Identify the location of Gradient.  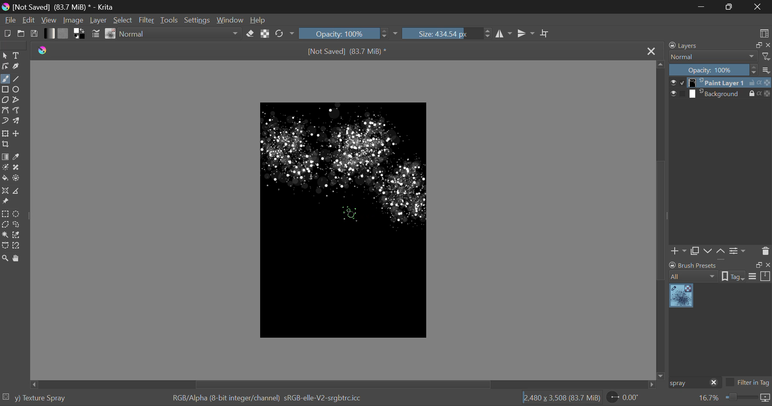
(50, 33).